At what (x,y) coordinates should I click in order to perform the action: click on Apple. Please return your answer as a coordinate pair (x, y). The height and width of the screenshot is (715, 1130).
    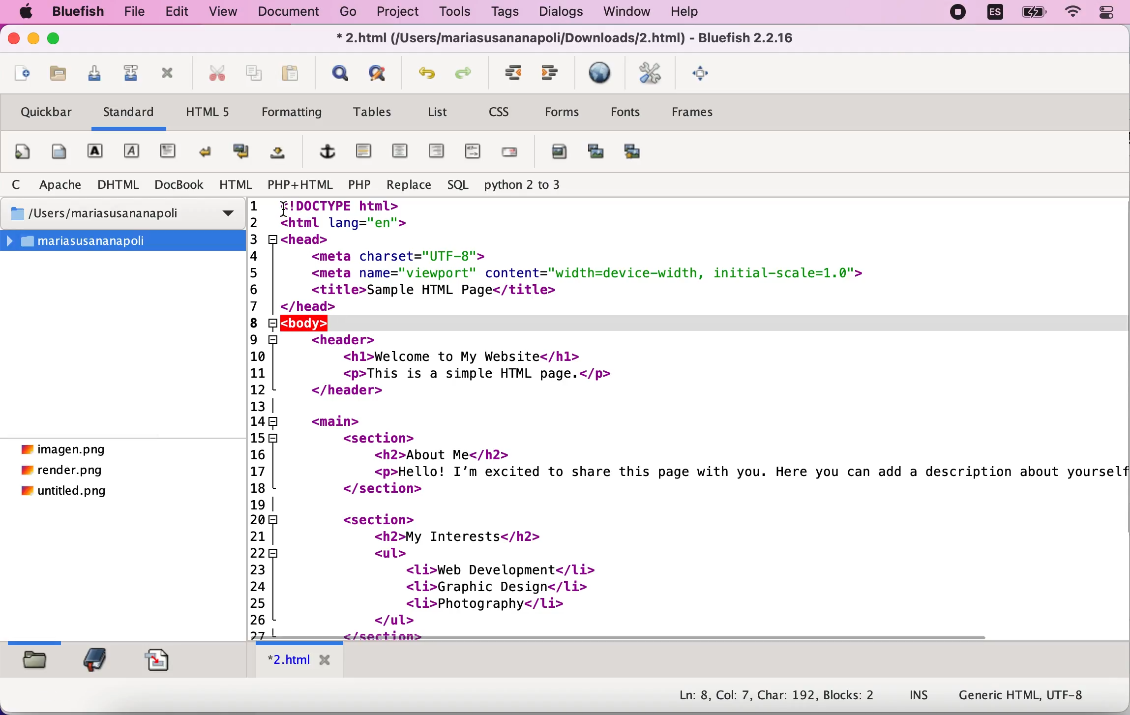
    Looking at the image, I should click on (25, 13).